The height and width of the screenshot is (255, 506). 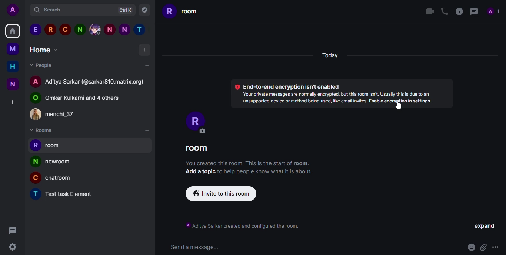 I want to click on profile, so click(x=34, y=98).